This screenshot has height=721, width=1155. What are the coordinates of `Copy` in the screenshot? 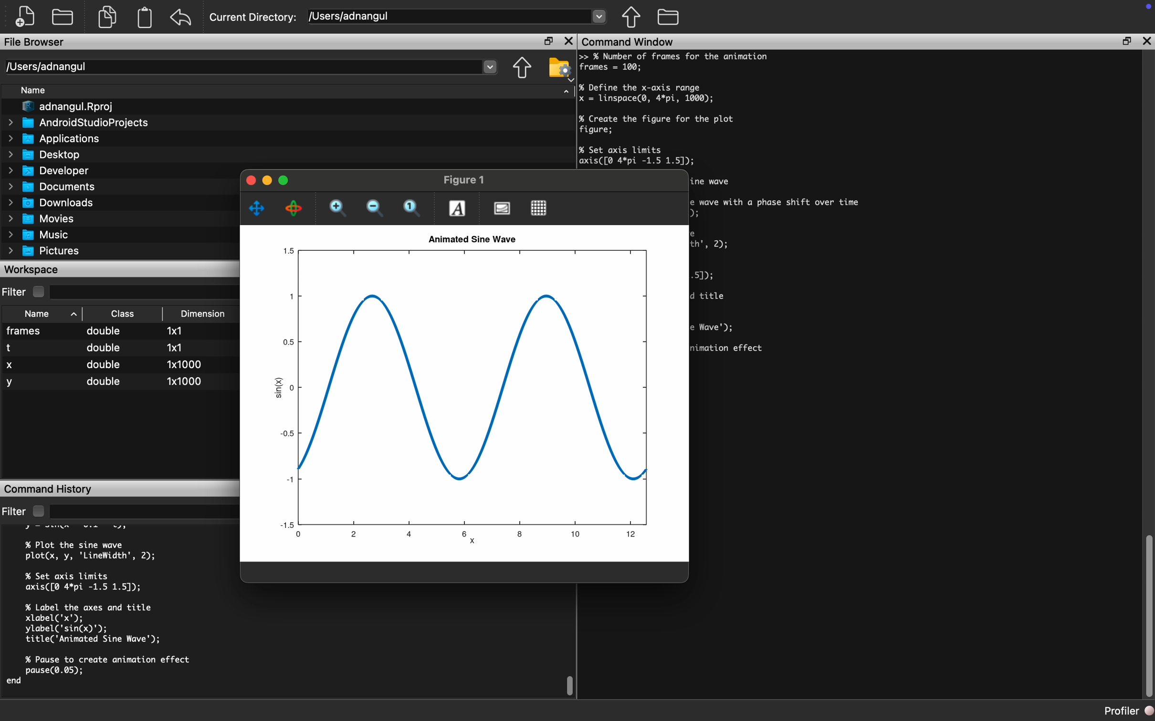 It's located at (107, 19).